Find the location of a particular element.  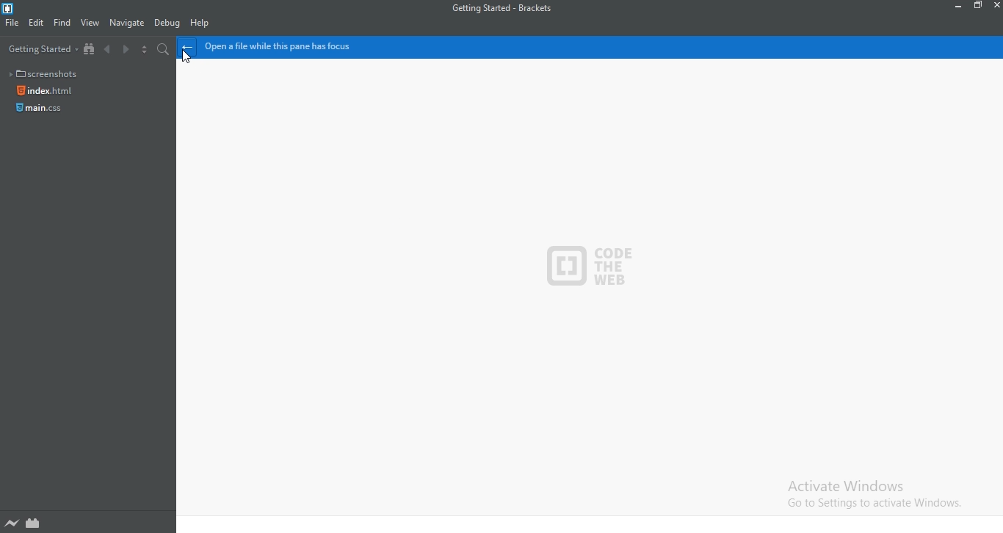

Getting started - Brackets is located at coordinates (514, 8).